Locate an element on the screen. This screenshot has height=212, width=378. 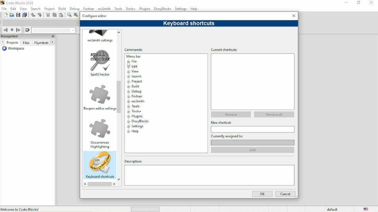
Close is located at coordinates (371, 3).